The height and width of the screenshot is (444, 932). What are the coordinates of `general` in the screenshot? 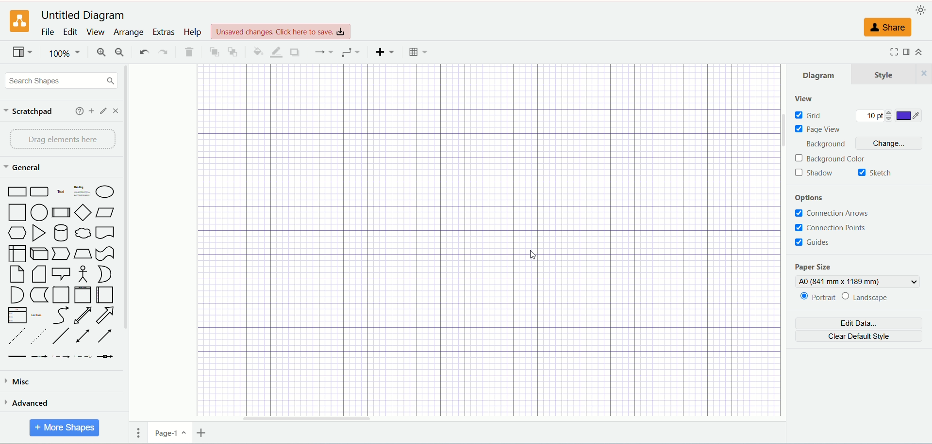 It's located at (25, 168).